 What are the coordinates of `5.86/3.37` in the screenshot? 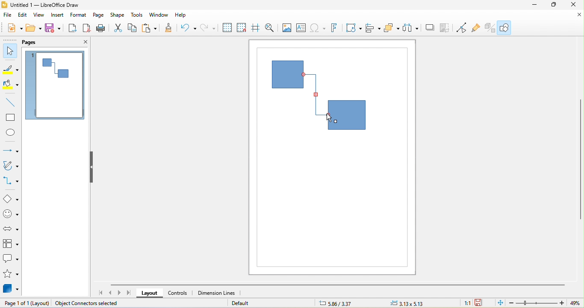 It's located at (337, 303).